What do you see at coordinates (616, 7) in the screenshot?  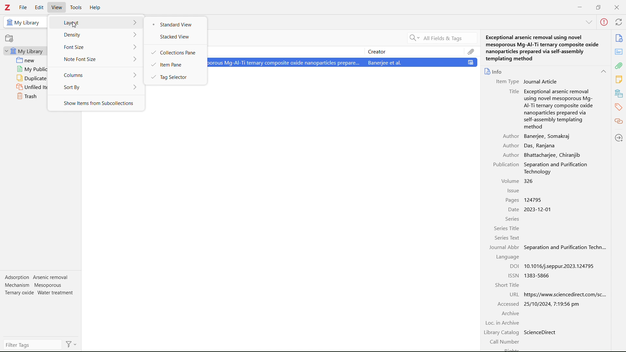 I see `close` at bounding box center [616, 7].